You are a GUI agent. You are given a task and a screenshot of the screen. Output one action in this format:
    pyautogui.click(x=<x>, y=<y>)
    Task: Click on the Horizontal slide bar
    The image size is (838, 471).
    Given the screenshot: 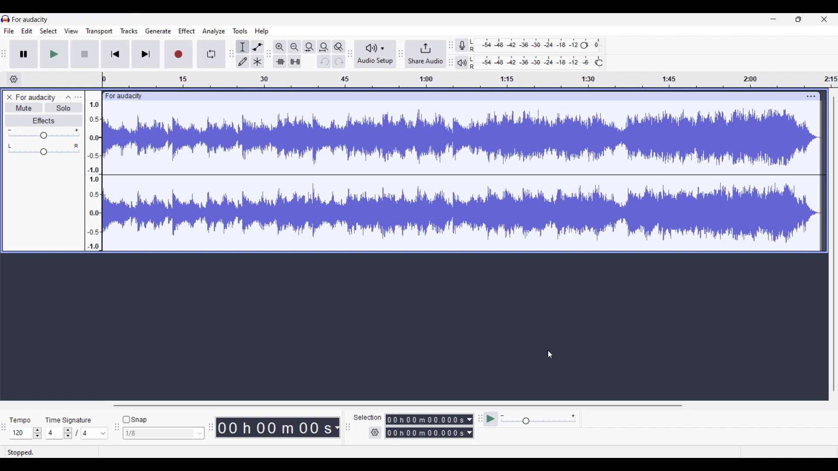 What is the action you would take?
    pyautogui.click(x=398, y=406)
    